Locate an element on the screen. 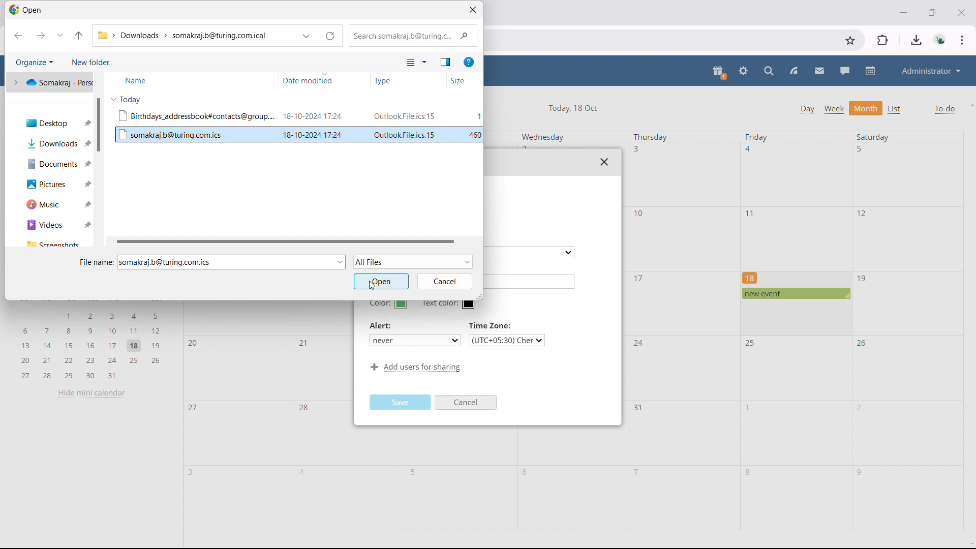  never is located at coordinates (414, 340).